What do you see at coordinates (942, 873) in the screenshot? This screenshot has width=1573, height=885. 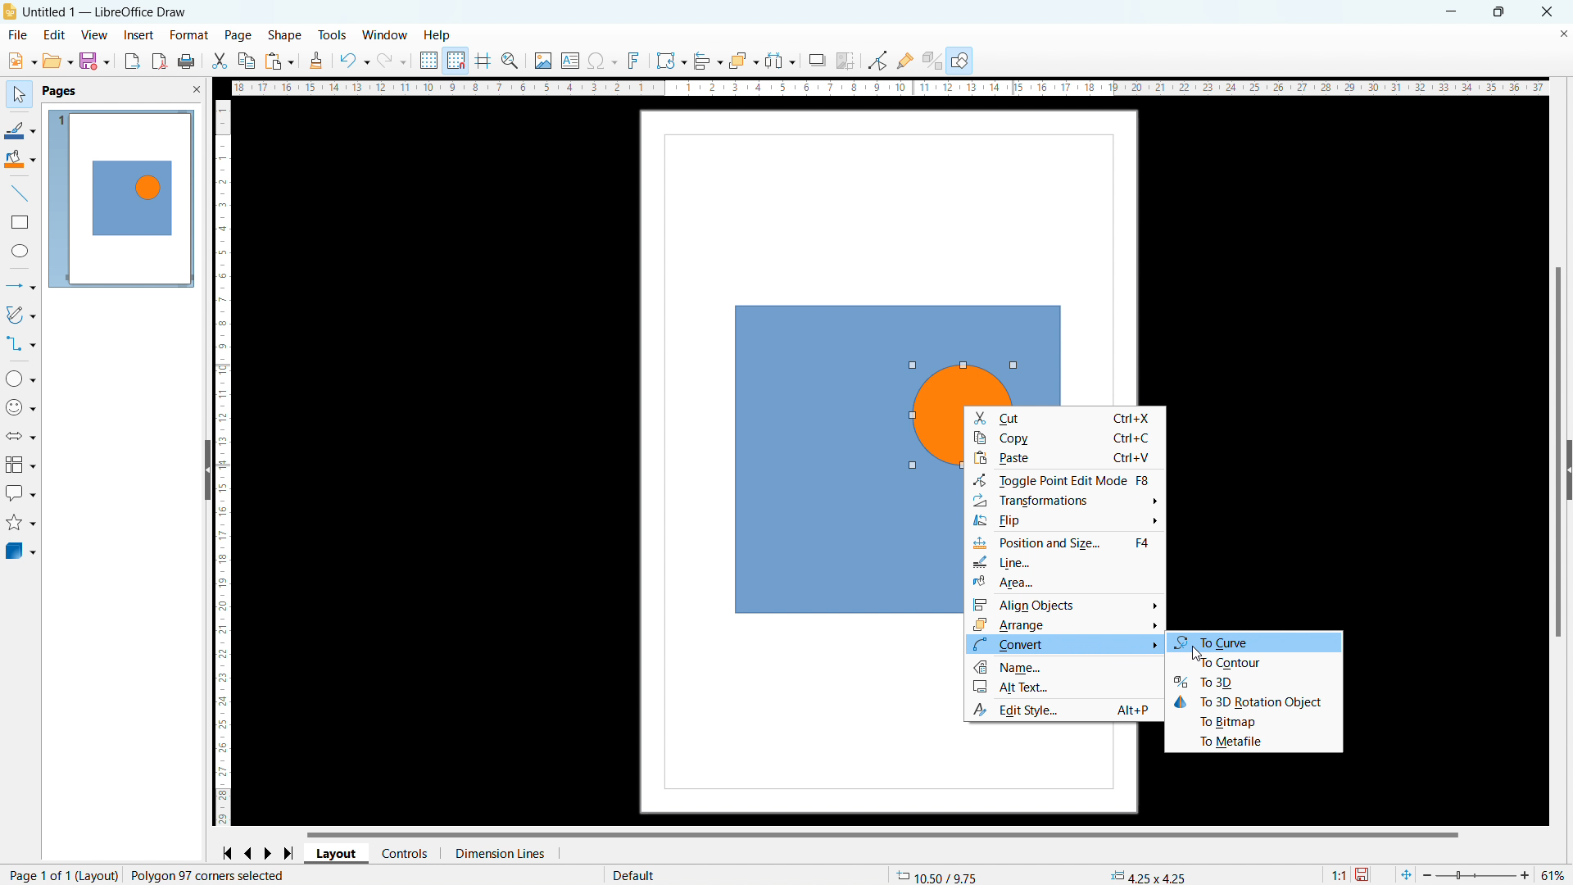 I see `10.50/9.75` at bounding box center [942, 873].